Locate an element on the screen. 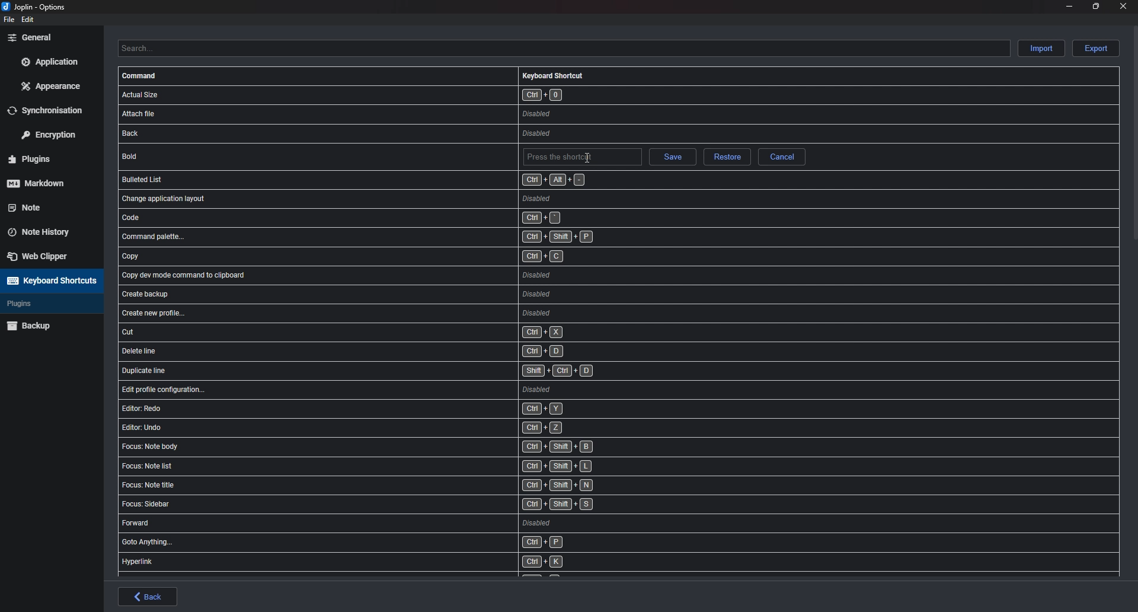 Image resolution: width=1138 pixels, height=612 pixels. Search shortcuts is located at coordinates (563, 48).